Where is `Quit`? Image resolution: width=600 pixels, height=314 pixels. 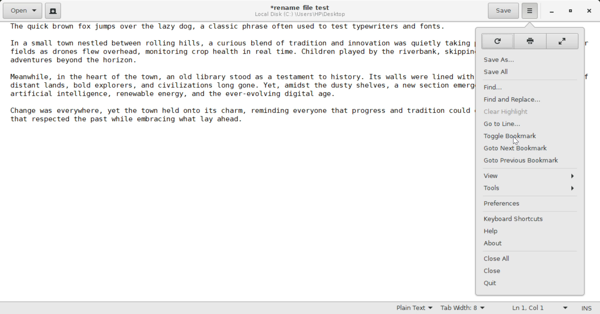 Quit is located at coordinates (529, 282).